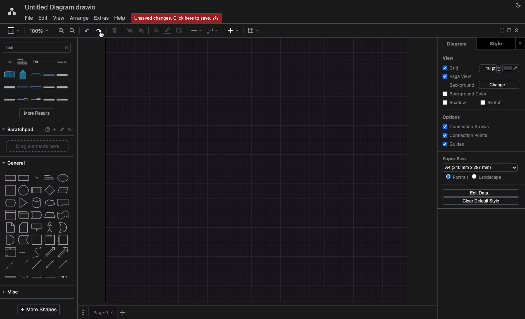 Image resolution: width=525 pixels, height=319 pixels. What do you see at coordinates (494, 44) in the screenshot?
I see `Style` at bounding box center [494, 44].